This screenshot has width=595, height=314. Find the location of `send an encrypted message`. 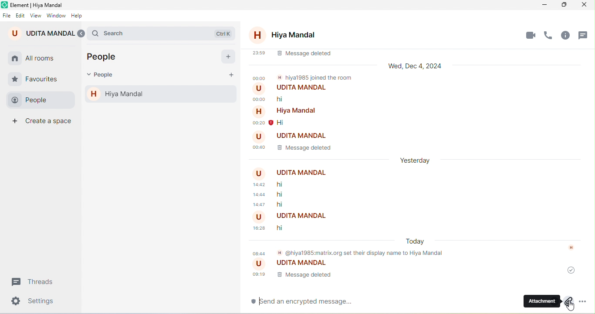

send an encrypted message is located at coordinates (304, 302).